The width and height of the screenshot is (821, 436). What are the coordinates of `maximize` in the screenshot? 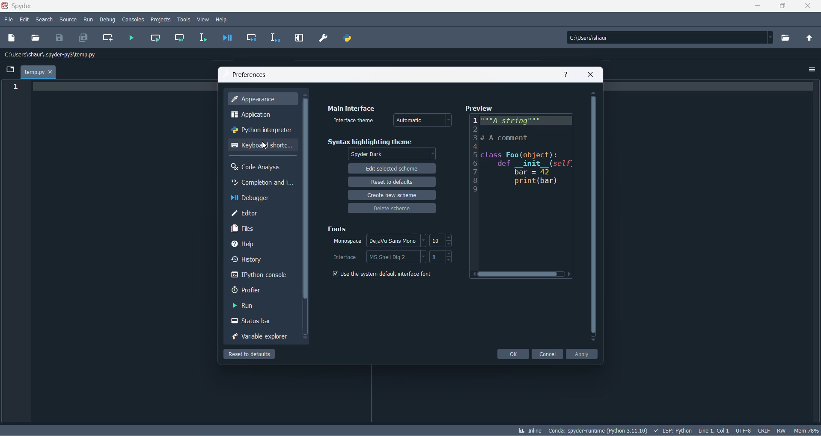 It's located at (783, 6).